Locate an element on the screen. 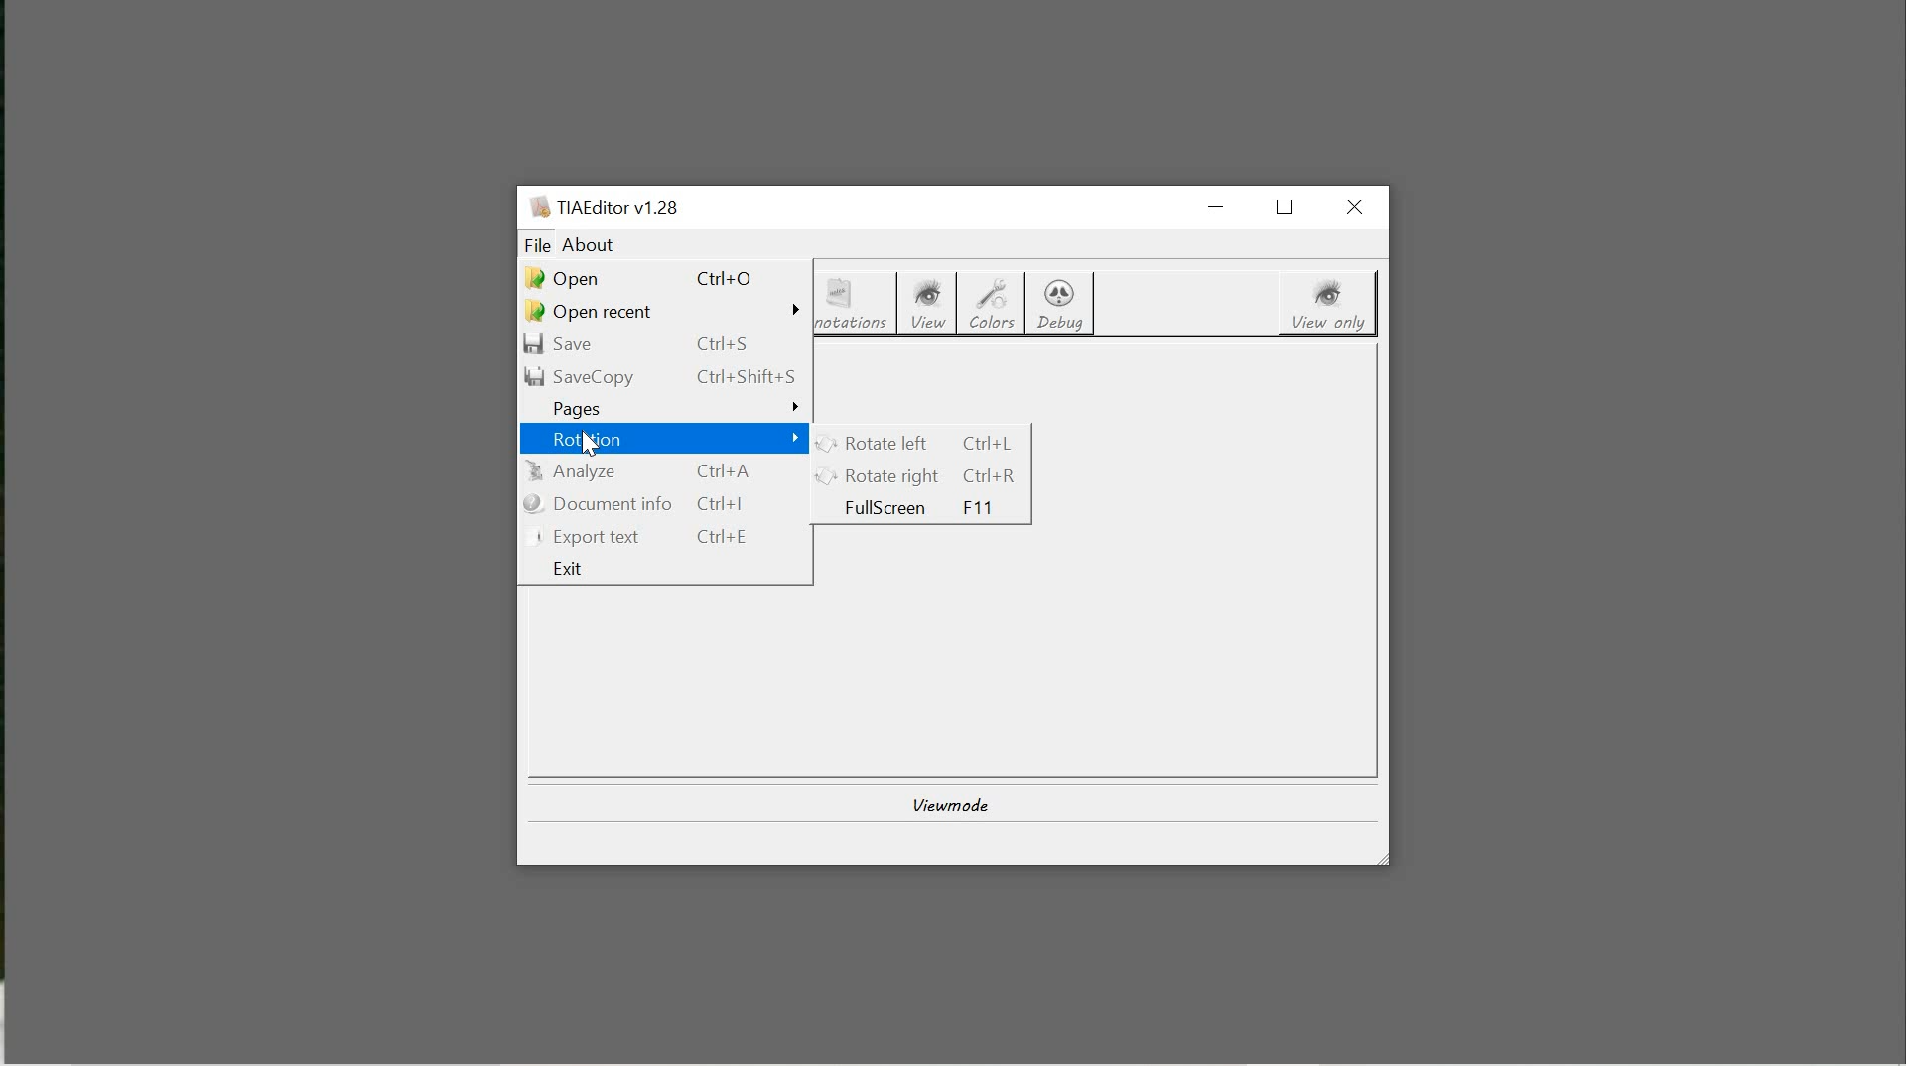 The width and height of the screenshot is (1906, 1066). restore down is located at coordinates (1291, 207).